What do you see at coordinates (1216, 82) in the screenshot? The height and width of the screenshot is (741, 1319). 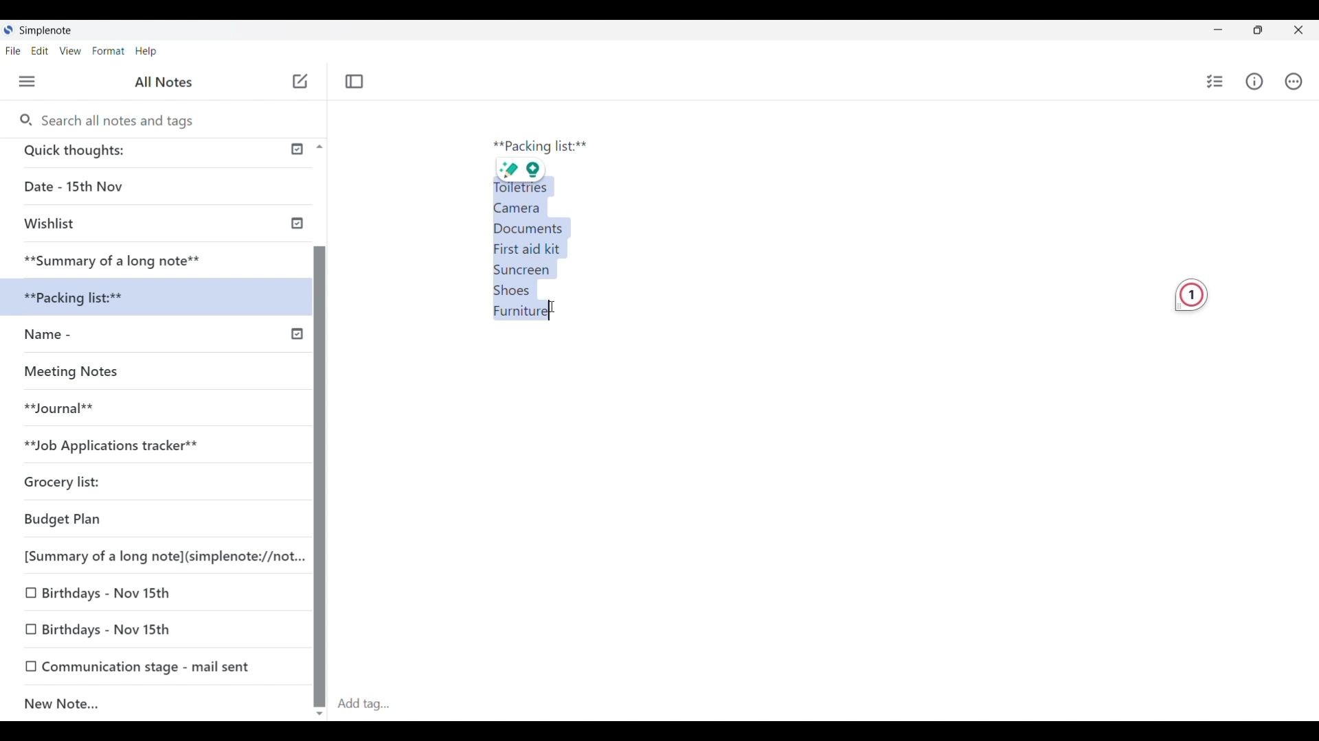 I see `Insert checklist` at bounding box center [1216, 82].